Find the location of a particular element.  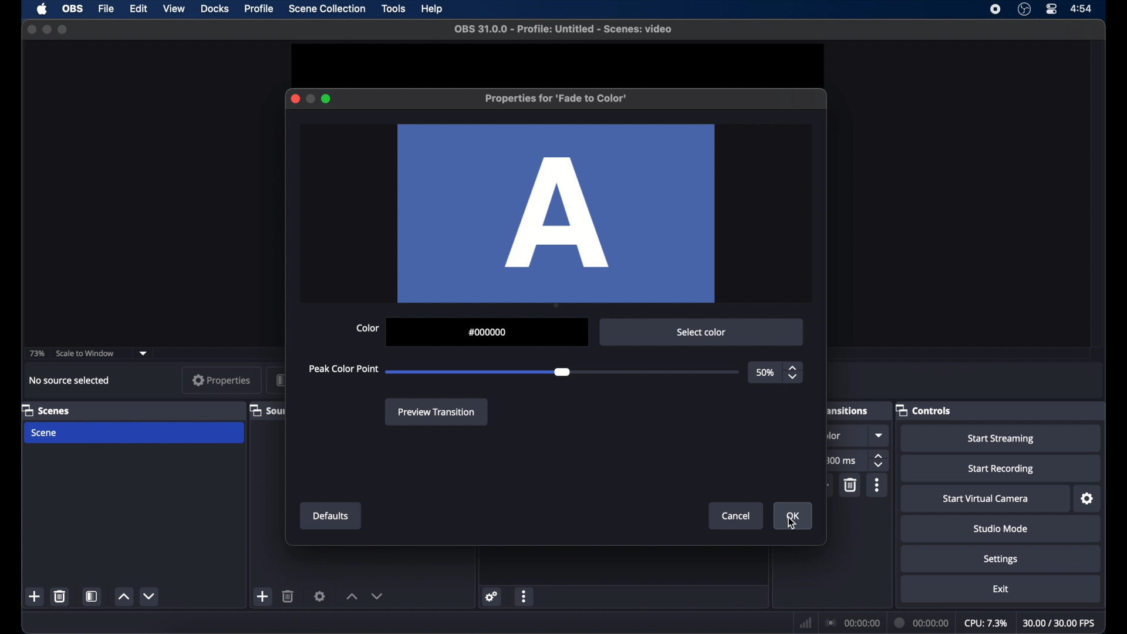

scene transitions is located at coordinates (850, 410).